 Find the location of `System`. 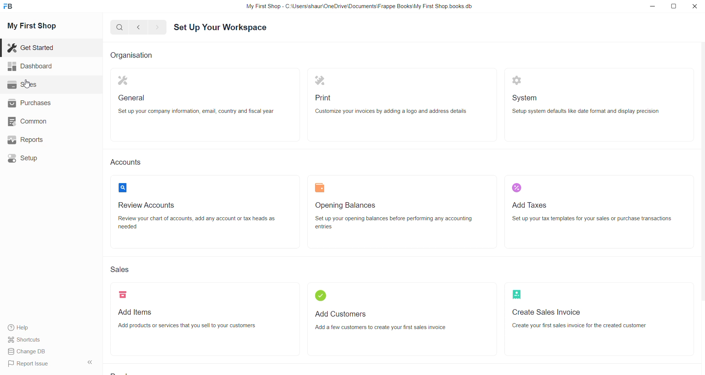

System is located at coordinates (600, 106).